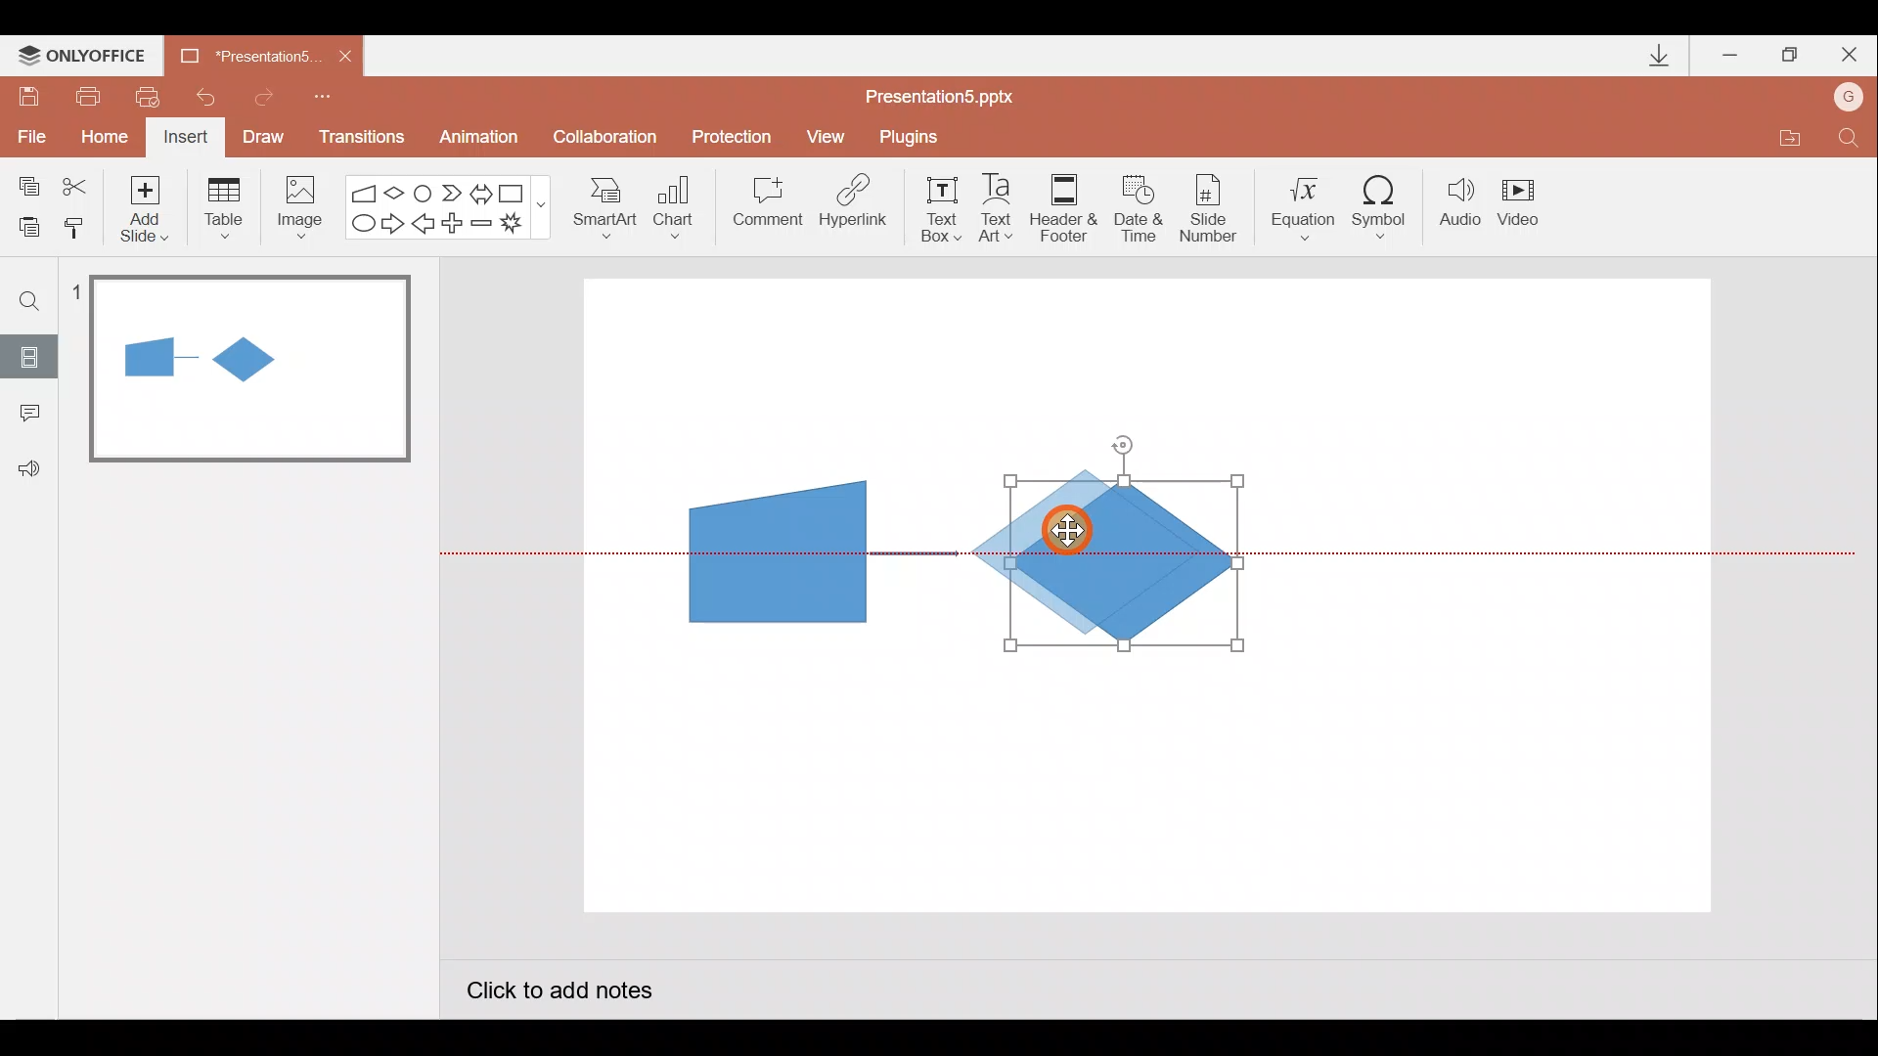  Describe the element at coordinates (598, 206) in the screenshot. I see `SmartArt` at that location.